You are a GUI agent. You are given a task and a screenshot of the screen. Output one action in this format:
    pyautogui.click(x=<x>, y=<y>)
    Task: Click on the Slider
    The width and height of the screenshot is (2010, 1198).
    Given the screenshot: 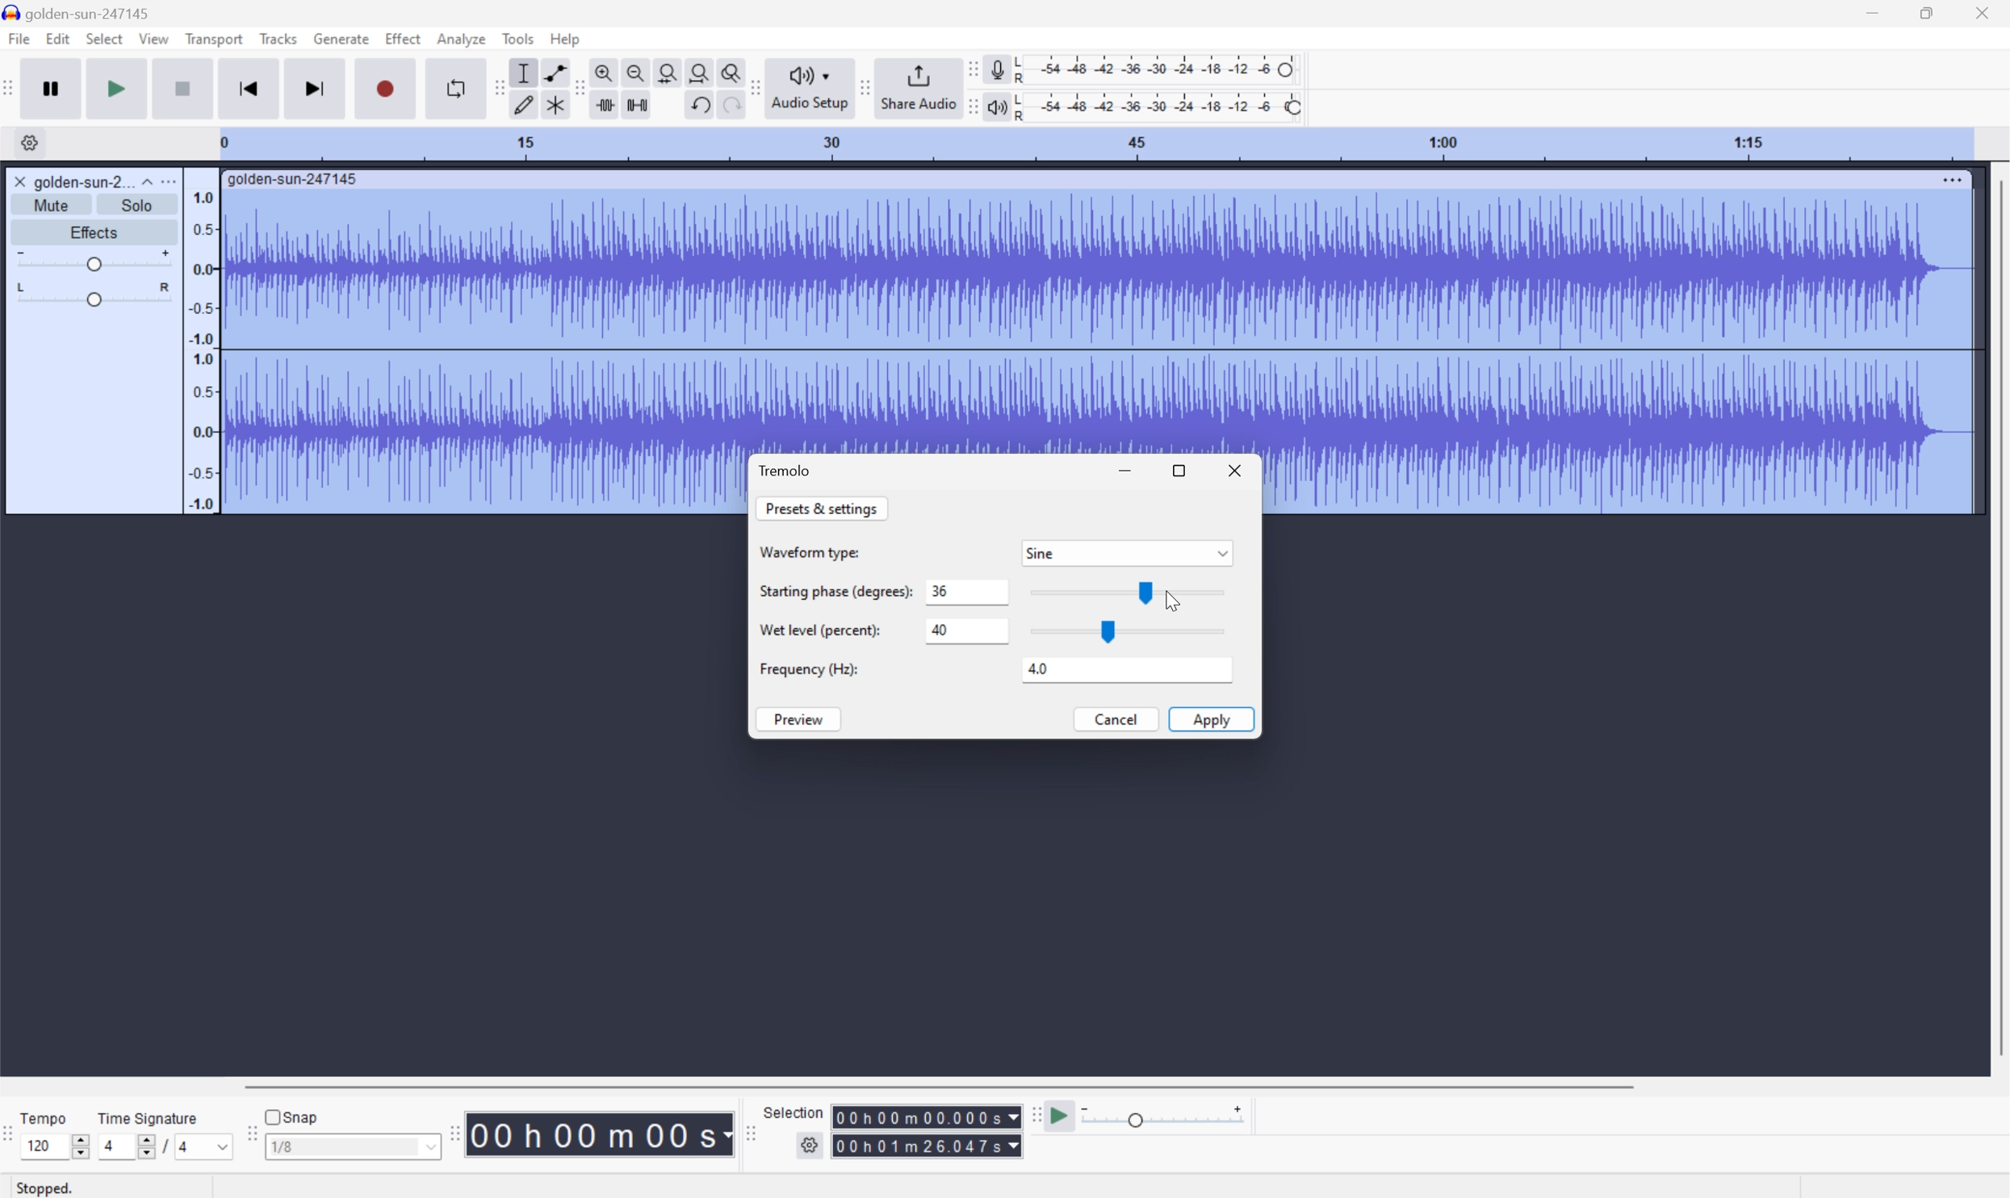 What is the action you would take?
    pyautogui.click(x=94, y=261)
    